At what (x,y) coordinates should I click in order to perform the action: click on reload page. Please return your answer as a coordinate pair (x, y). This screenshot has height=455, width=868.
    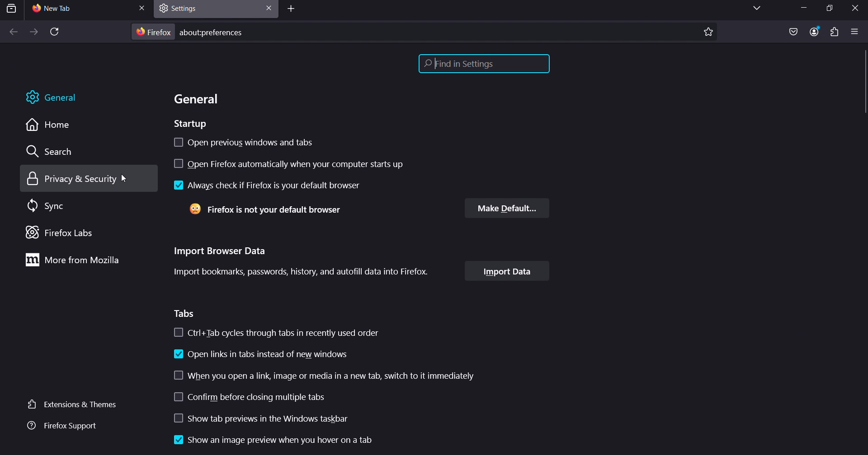
    Looking at the image, I should click on (54, 33).